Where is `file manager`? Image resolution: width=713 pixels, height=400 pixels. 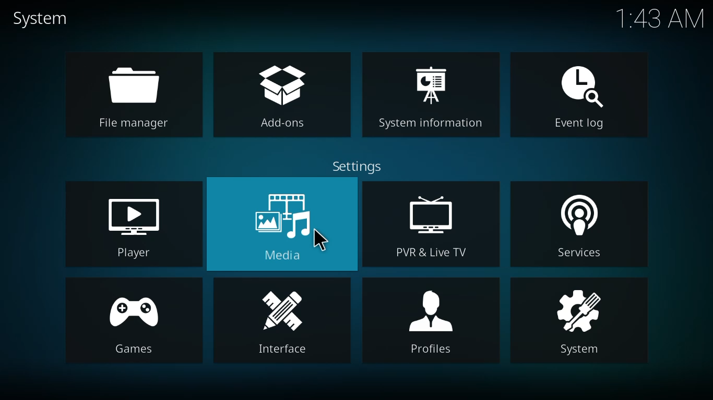
file manager is located at coordinates (134, 97).